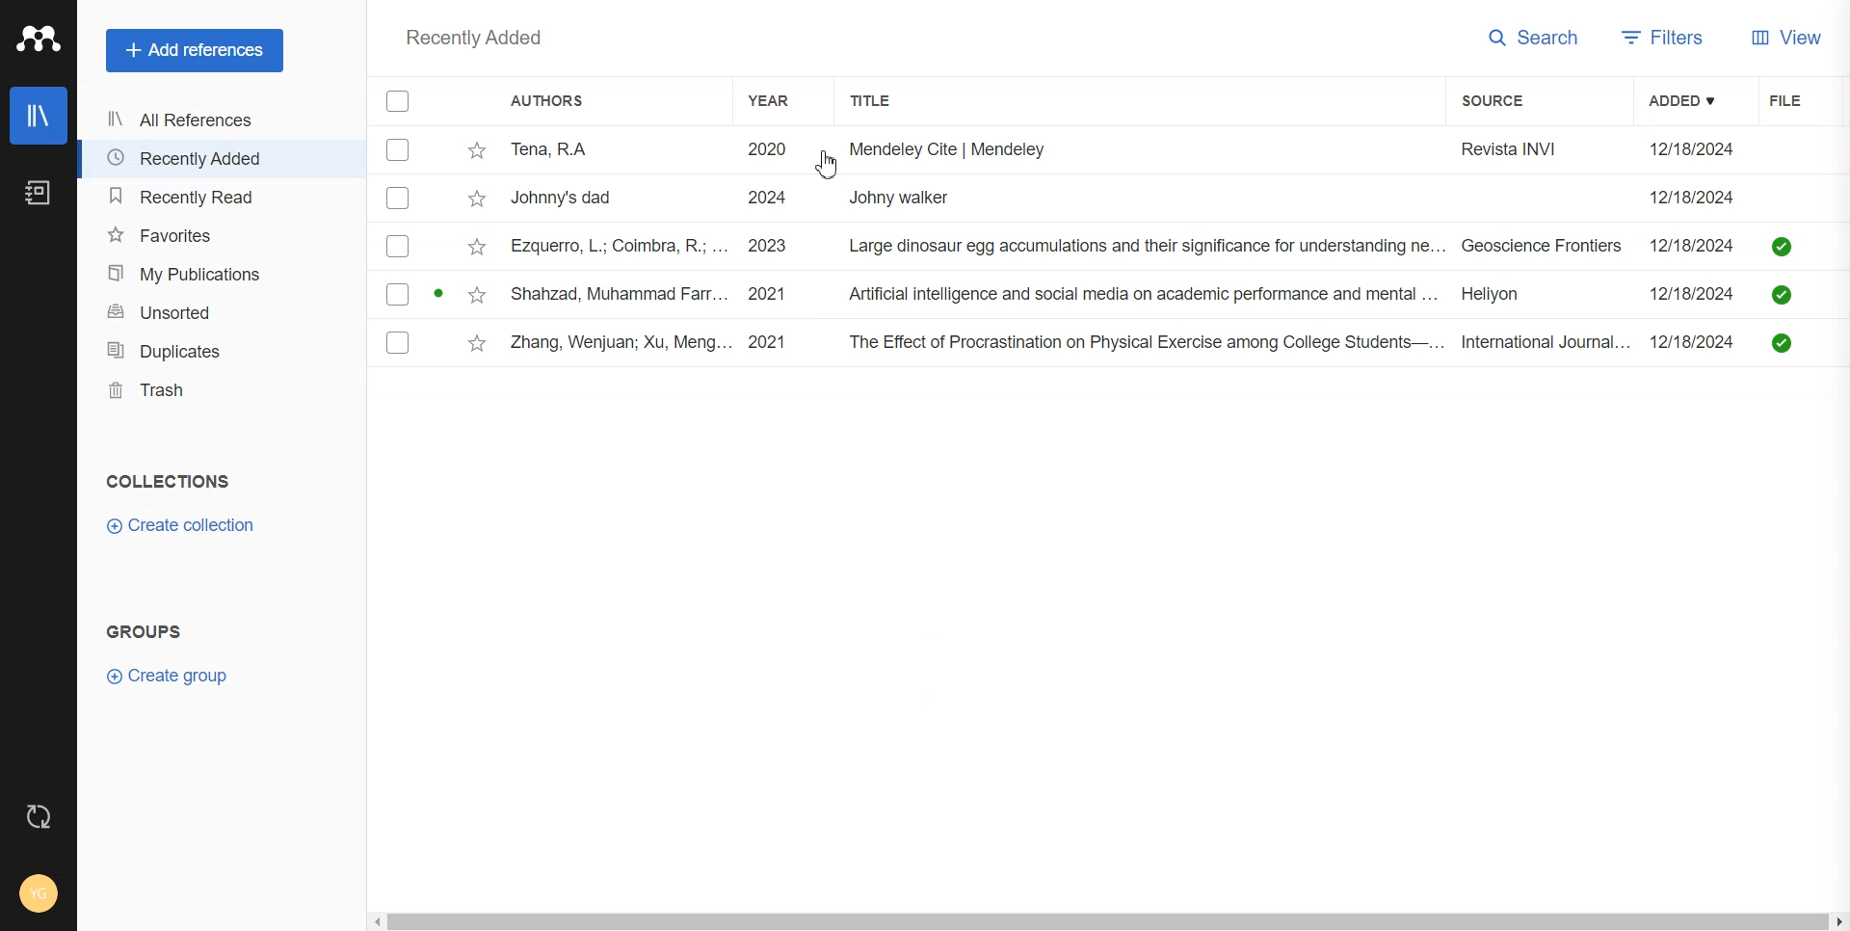 Image resolution: width=1850 pixels, height=931 pixels. I want to click on Checkbox, so click(398, 100).